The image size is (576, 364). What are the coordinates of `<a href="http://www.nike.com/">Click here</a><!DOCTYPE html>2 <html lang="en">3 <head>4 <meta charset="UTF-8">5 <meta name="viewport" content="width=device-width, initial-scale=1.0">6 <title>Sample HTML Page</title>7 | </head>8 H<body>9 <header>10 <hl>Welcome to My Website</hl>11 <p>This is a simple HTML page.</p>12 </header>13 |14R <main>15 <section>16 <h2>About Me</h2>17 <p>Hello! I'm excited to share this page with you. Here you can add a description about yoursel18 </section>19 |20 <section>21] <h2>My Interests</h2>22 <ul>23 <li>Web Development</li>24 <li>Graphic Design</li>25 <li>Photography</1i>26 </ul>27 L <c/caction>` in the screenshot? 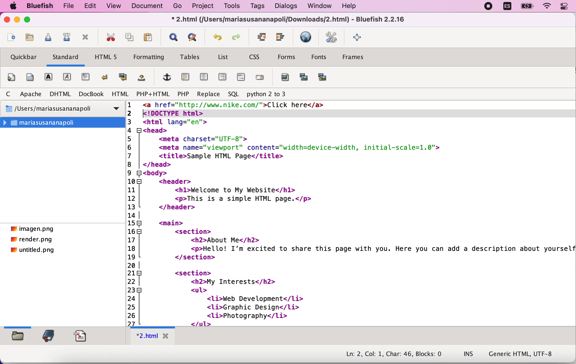 It's located at (349, 214).